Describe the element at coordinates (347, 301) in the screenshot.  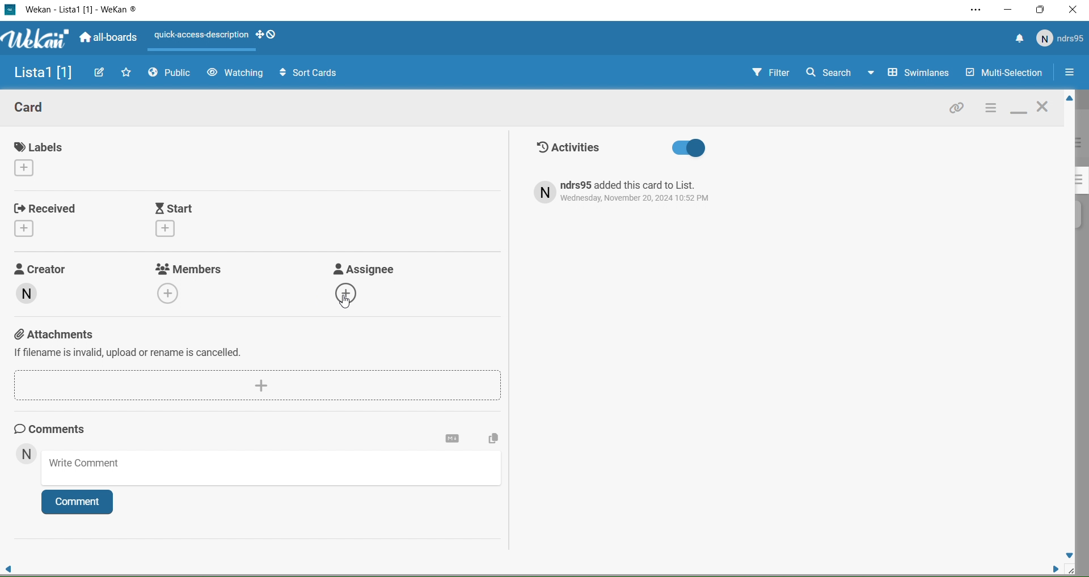
I see `cursor` at that location.